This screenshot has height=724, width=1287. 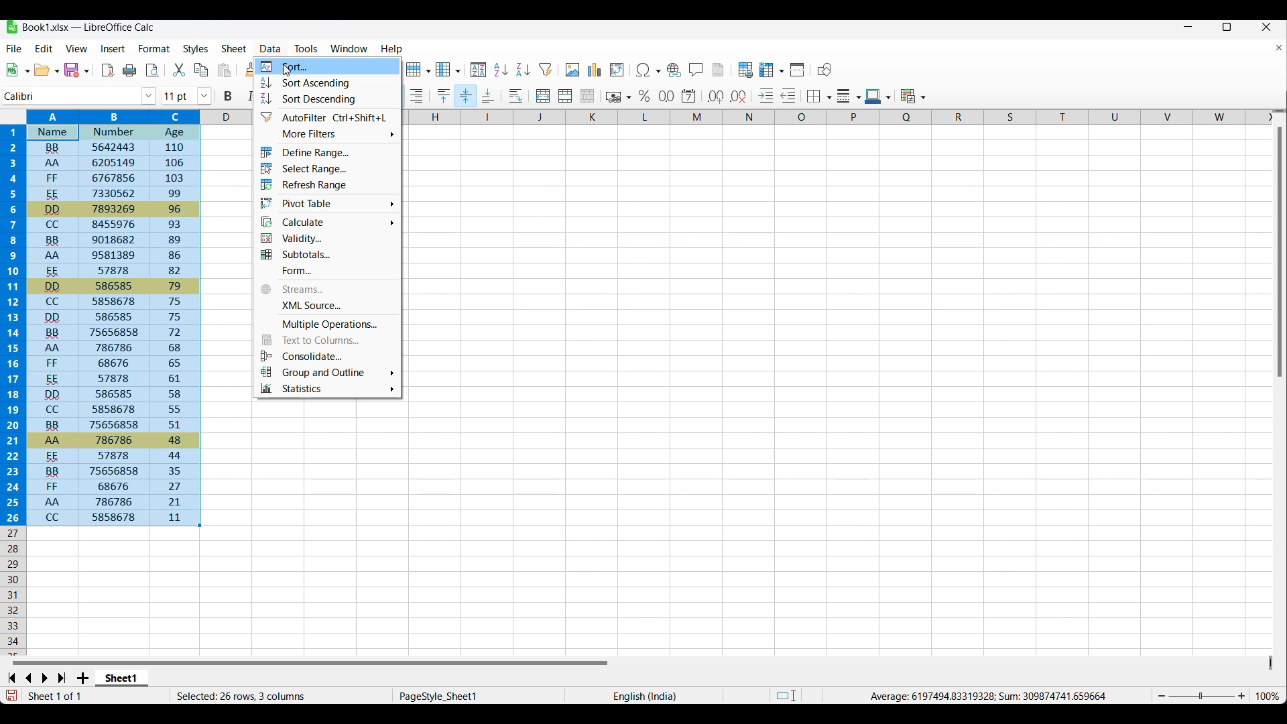 I want to click on Help menu, so click(x=392, y=50).